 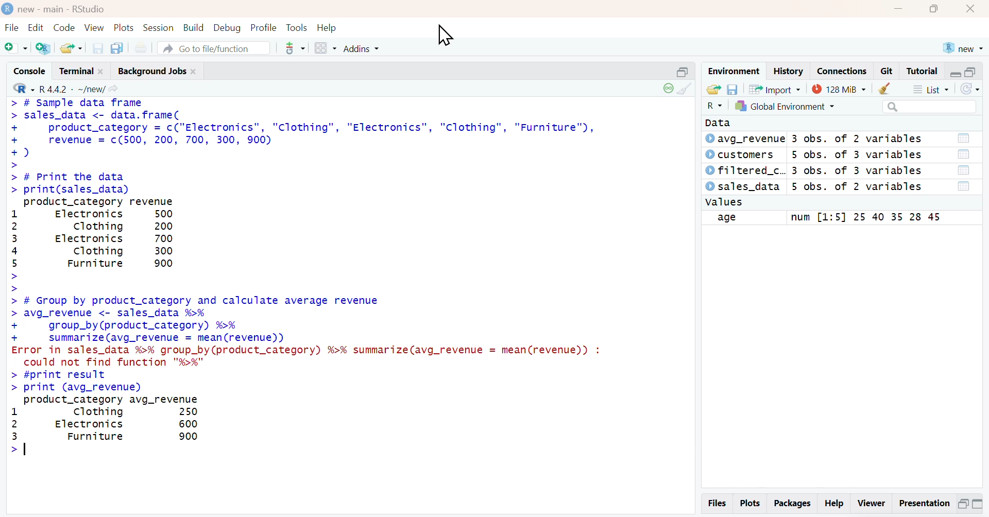 I want to click on Logo, so click(x=8, y=8).